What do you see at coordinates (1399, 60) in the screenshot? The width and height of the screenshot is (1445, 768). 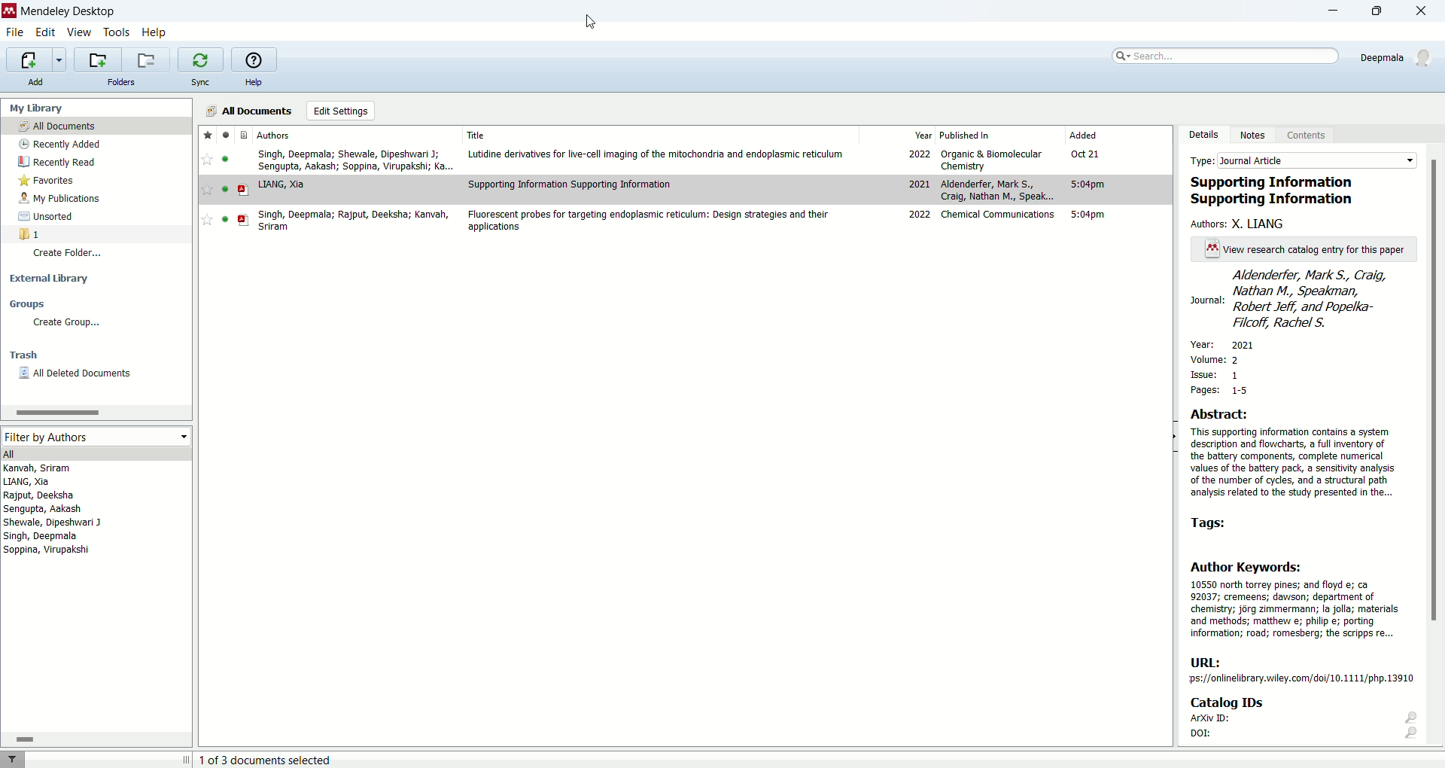 I see `deepmala` at bounding box center [1399, 60].